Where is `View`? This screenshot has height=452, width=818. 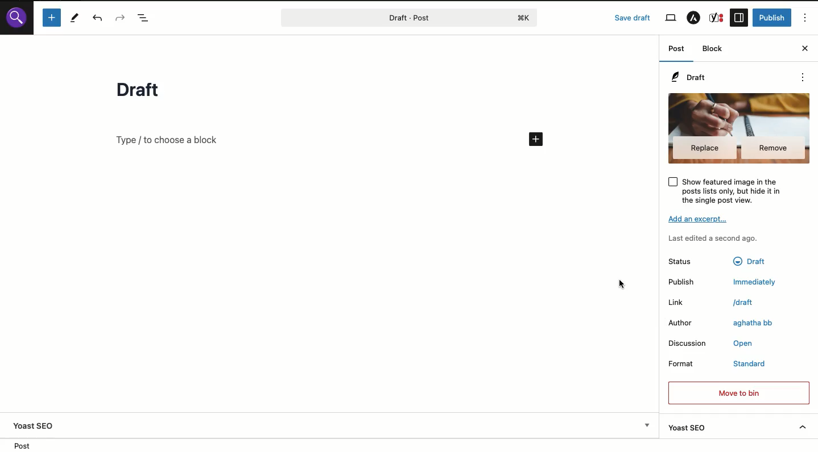
View is located at coordinates (670, 18).